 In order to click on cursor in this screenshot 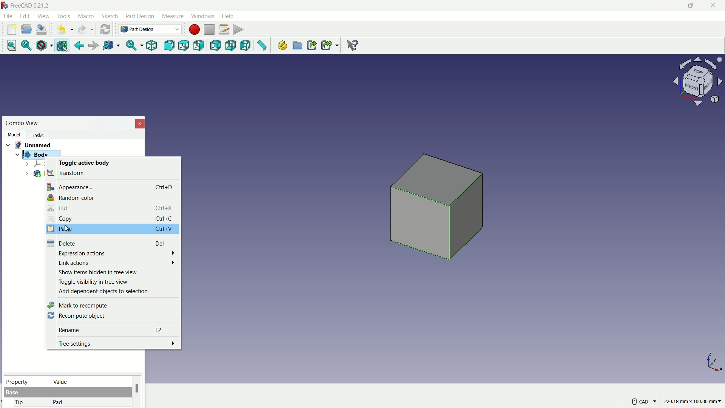, I will do `click(66, 229)`.